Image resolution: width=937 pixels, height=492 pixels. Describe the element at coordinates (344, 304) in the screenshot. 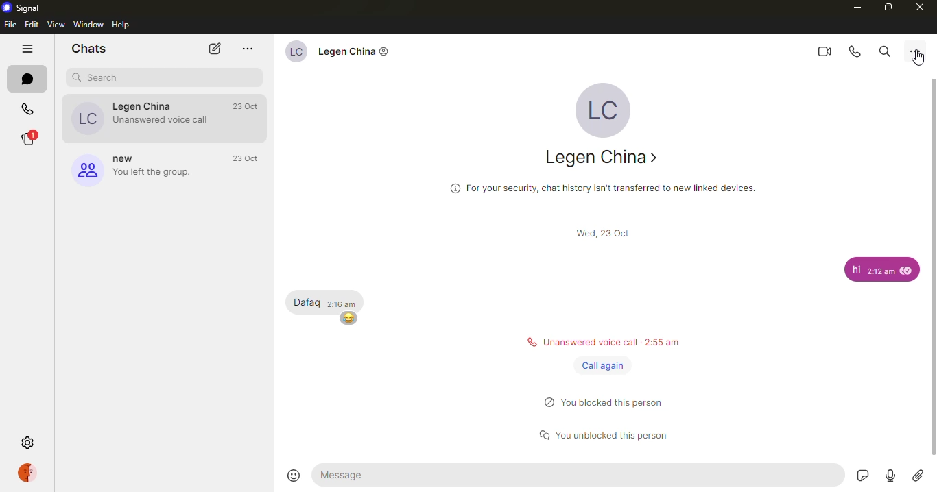

I see `time` at that location.